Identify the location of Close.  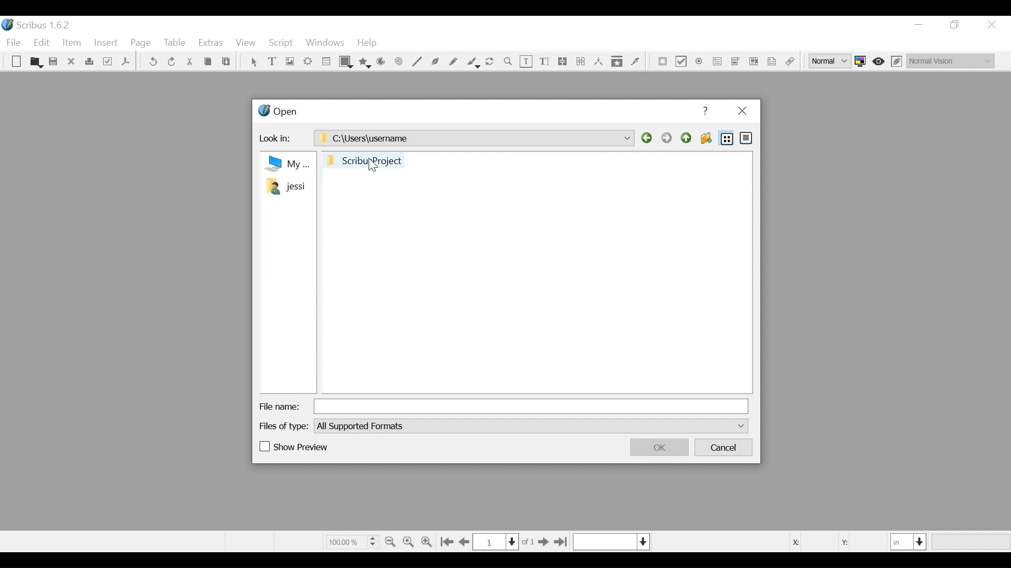
(741, 111).